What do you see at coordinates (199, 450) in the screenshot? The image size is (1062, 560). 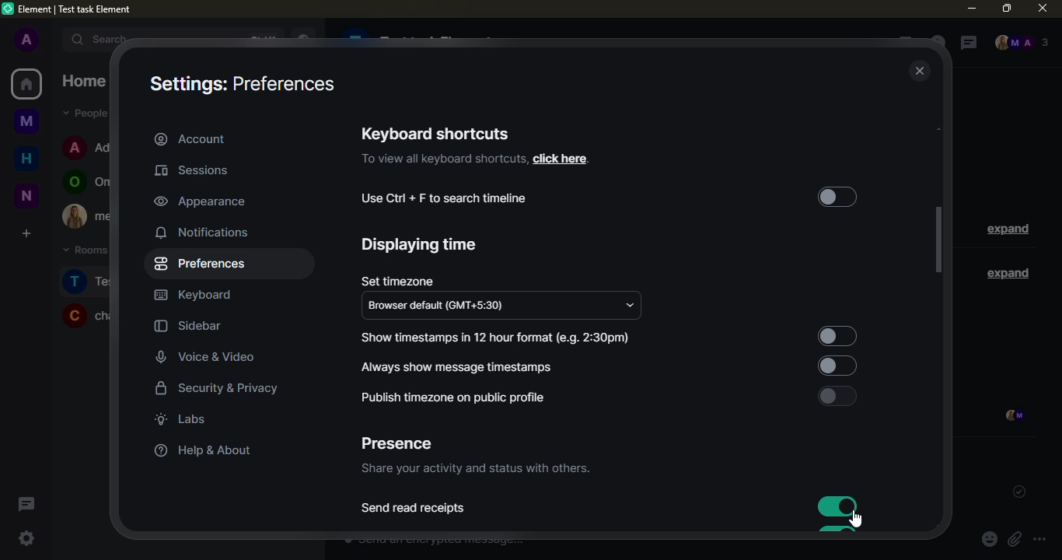 I see `help` at bounding box center [199, 450].